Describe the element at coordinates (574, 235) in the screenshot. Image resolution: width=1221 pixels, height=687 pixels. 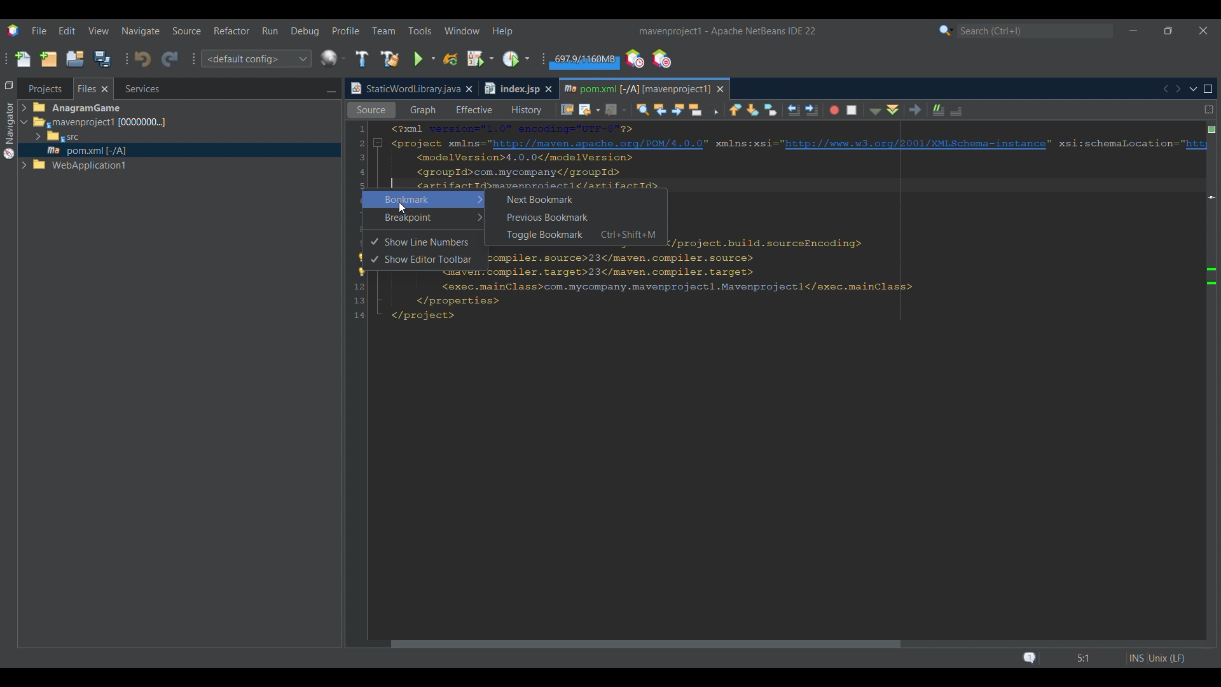
I see `Toggle bookmark` at that location.